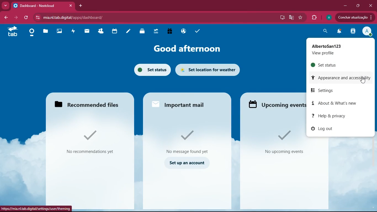 Image resolution: width=377 pixels, height=212 pixels. What do you see at coordinates (186, 164) in the screenshot?
I see `set up` at bounding box center [186, 164].